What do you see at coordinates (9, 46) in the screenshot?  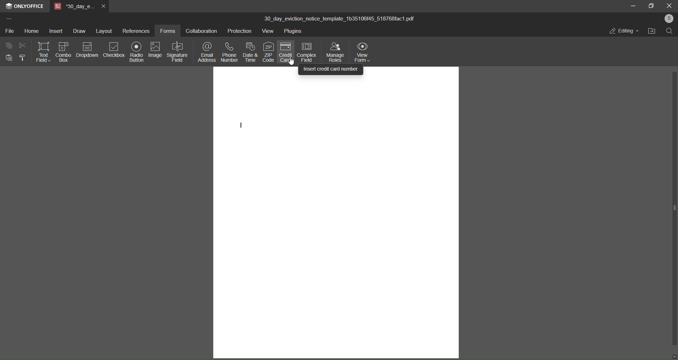 I see `copy` at bounding box center [9, 46].